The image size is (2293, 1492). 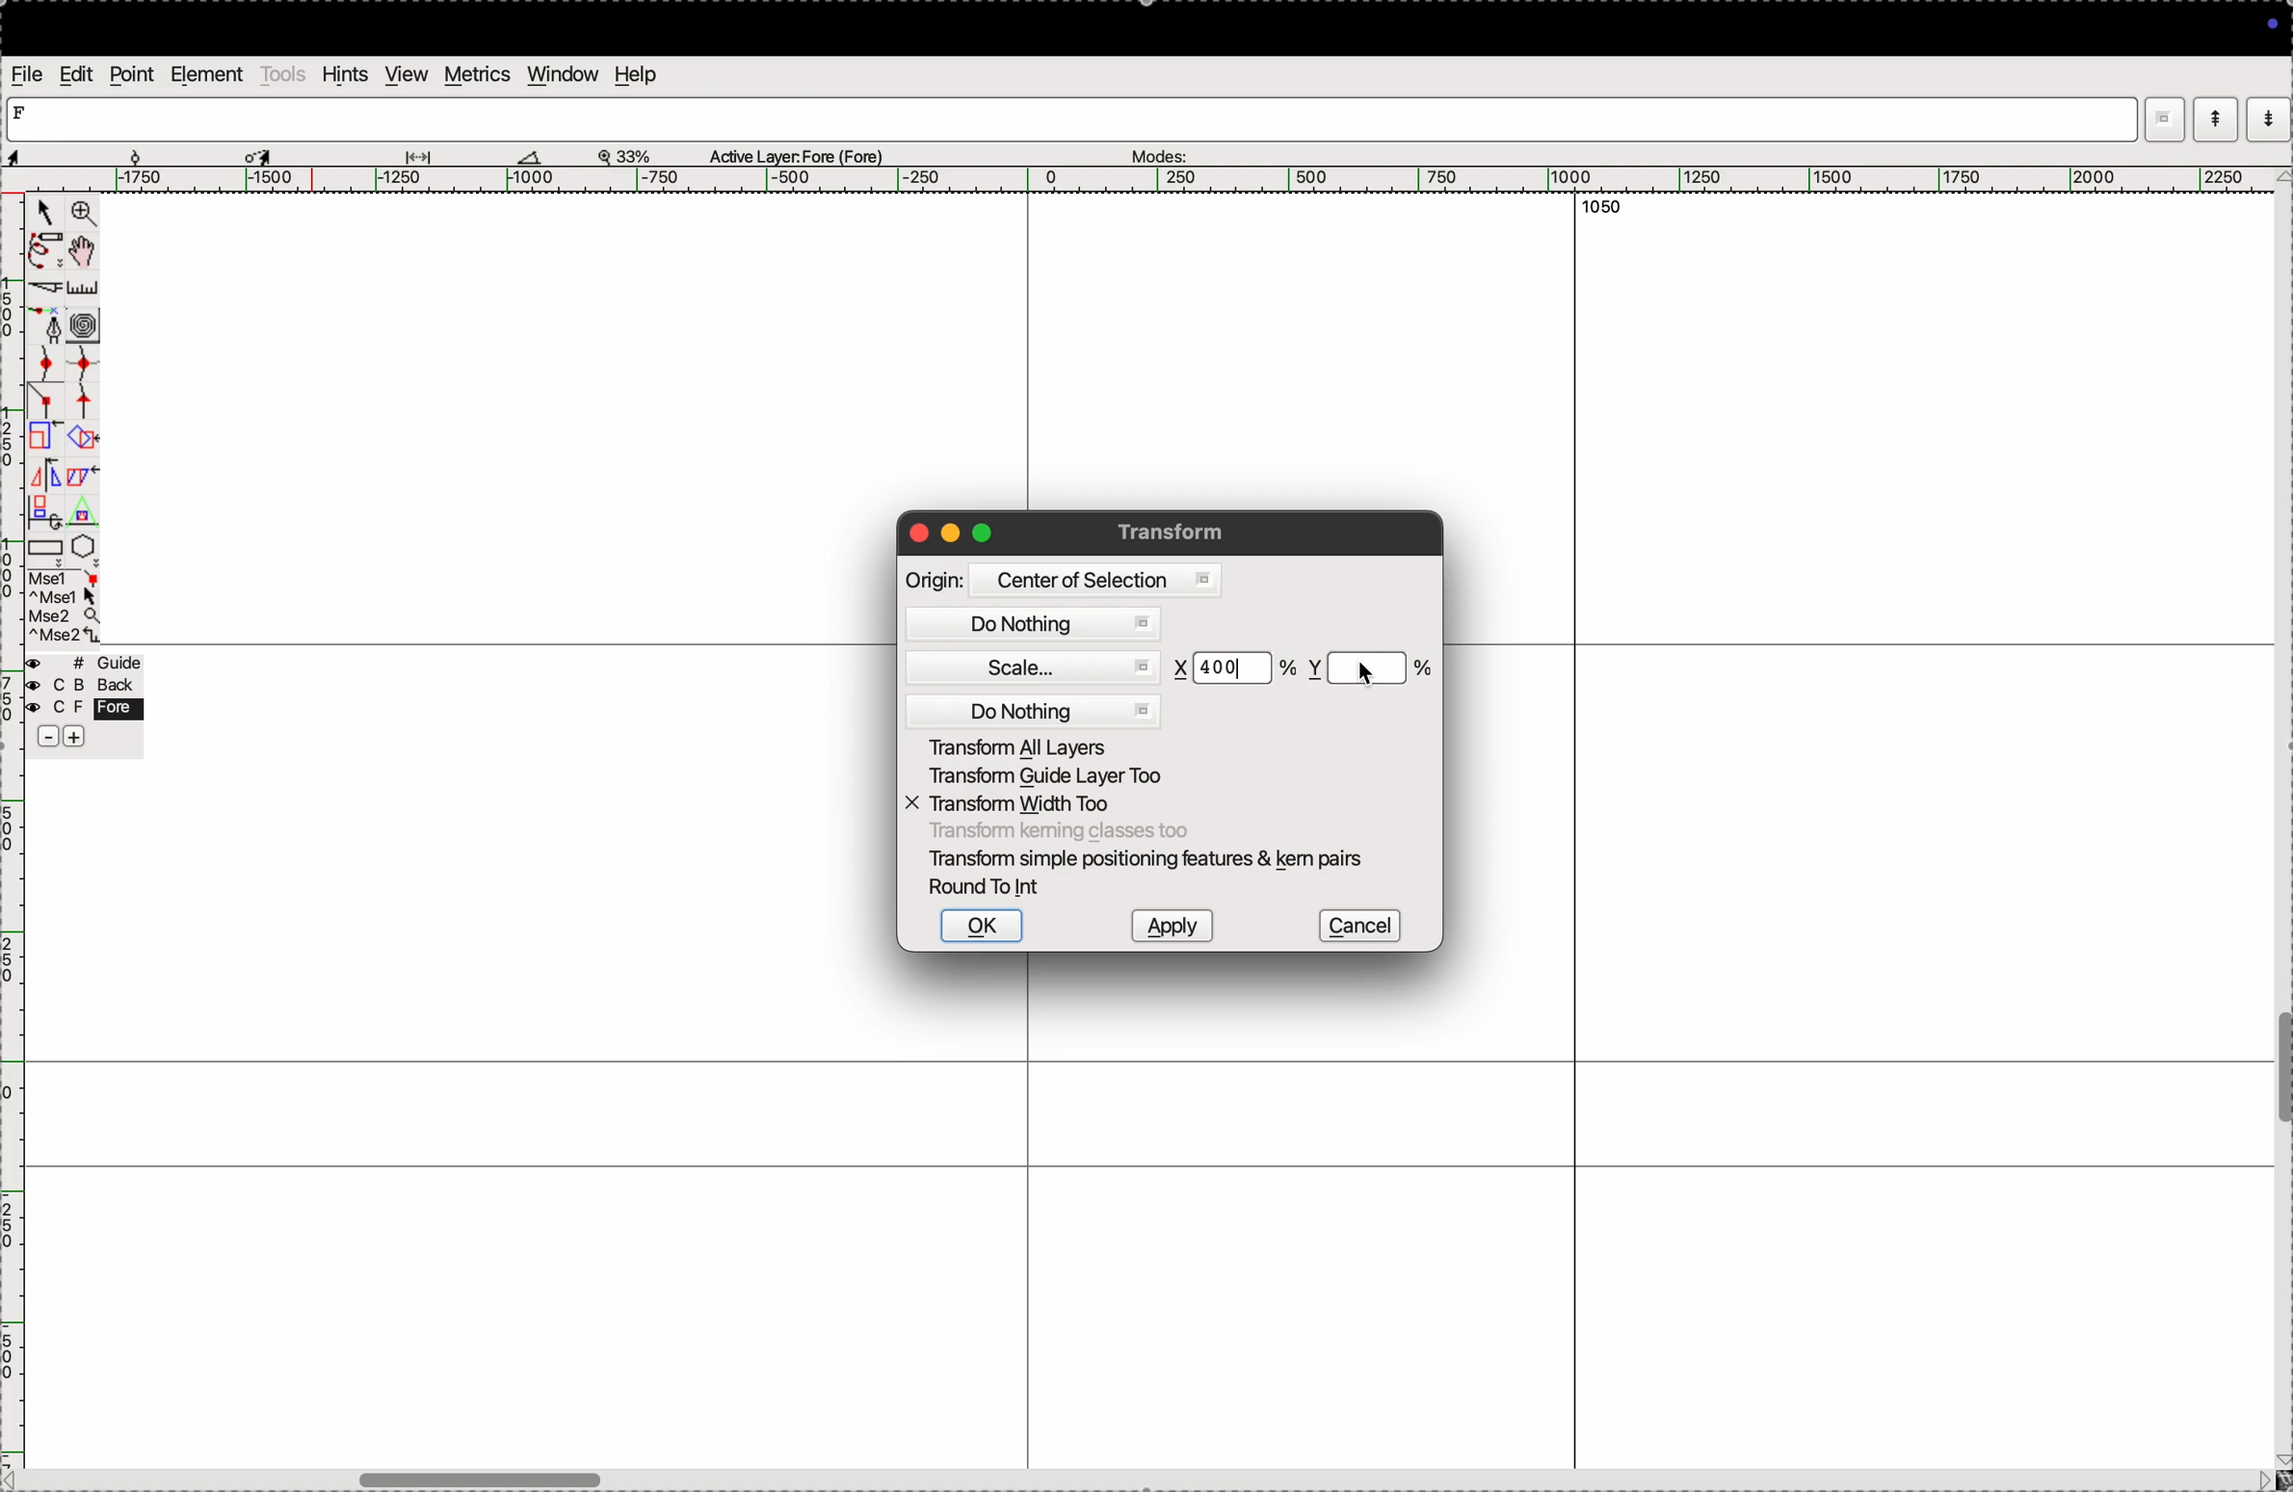 What do you see at coordinates (70, 152) in the screenshot?
I see `aspects` at bounding box center [70, 152].